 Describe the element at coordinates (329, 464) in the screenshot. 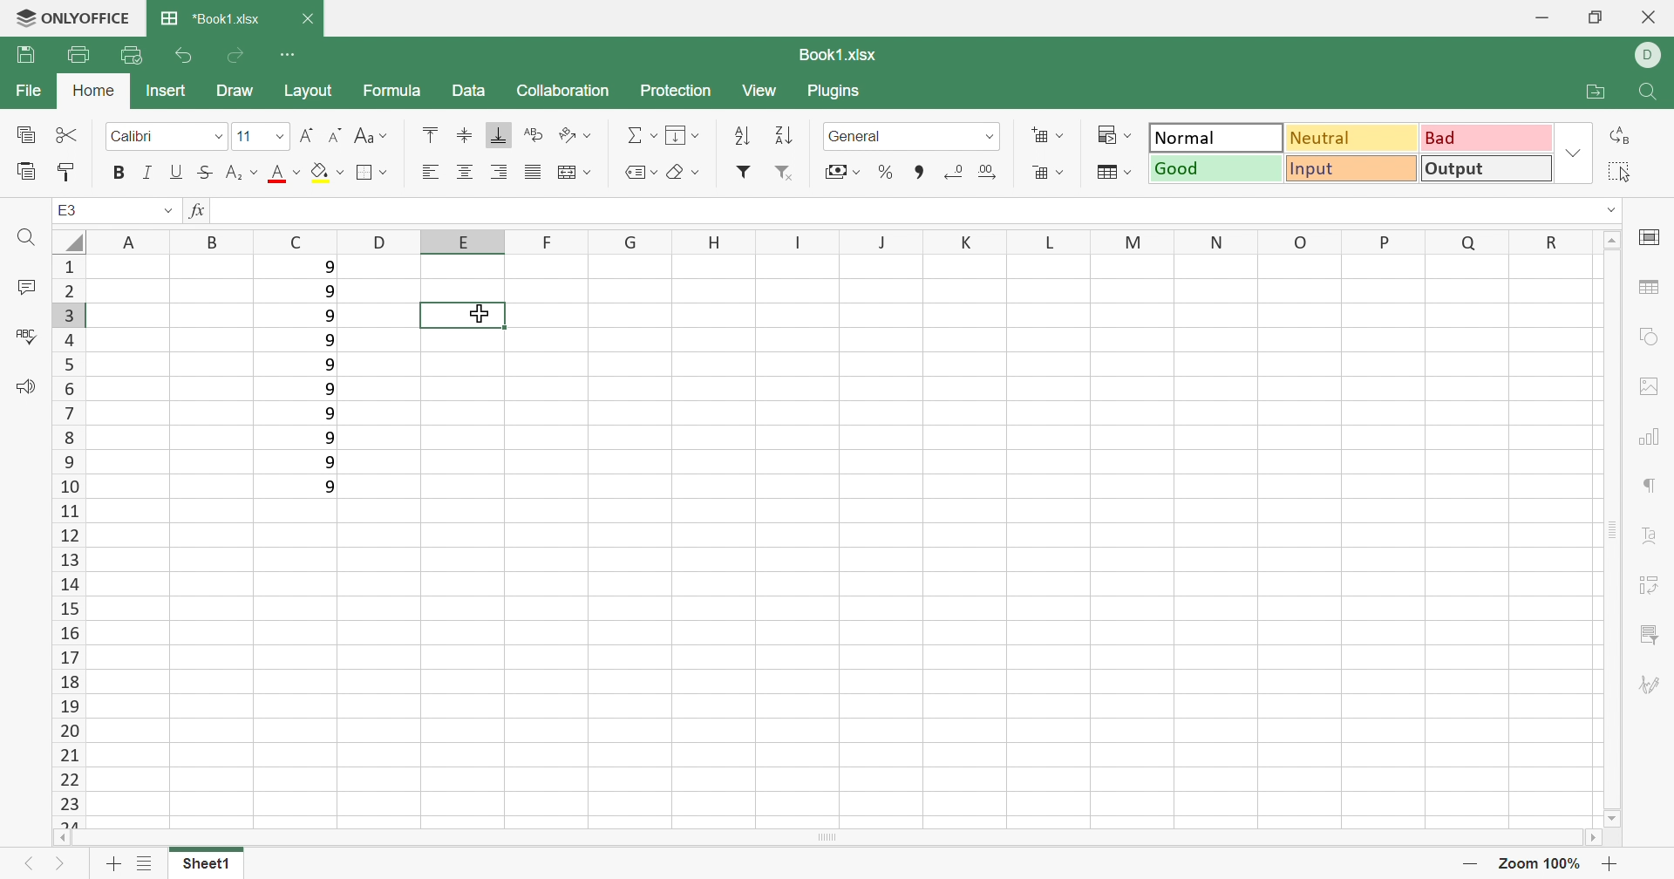

I see `9` at that location.